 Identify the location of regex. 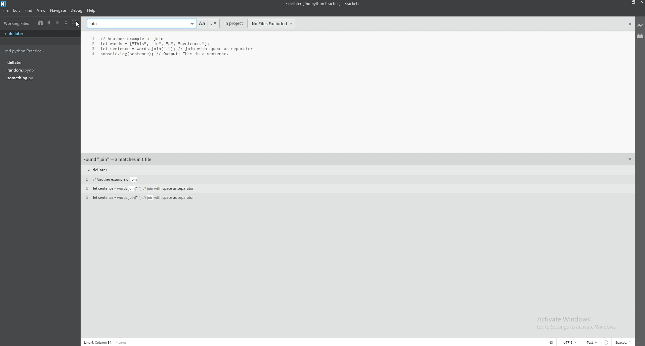
(213, 24).